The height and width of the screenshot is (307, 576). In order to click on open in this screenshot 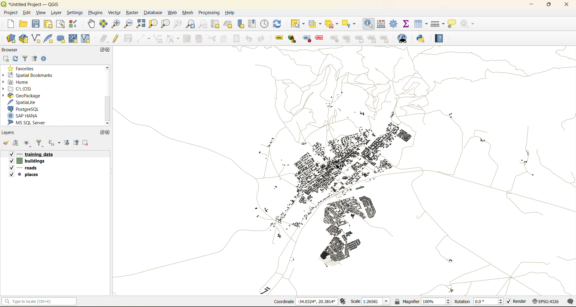, I will do `click(24, 25)`.